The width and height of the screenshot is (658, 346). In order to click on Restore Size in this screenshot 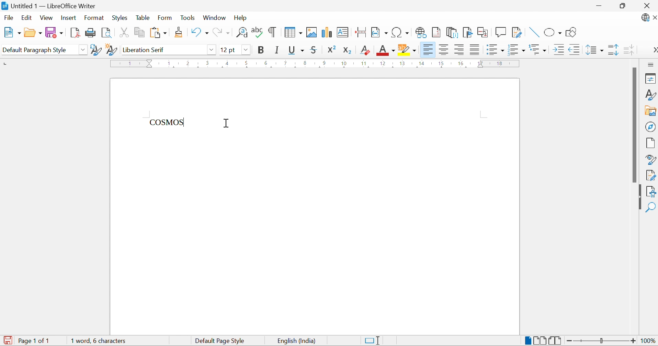, I will do `click(623, 7)`.